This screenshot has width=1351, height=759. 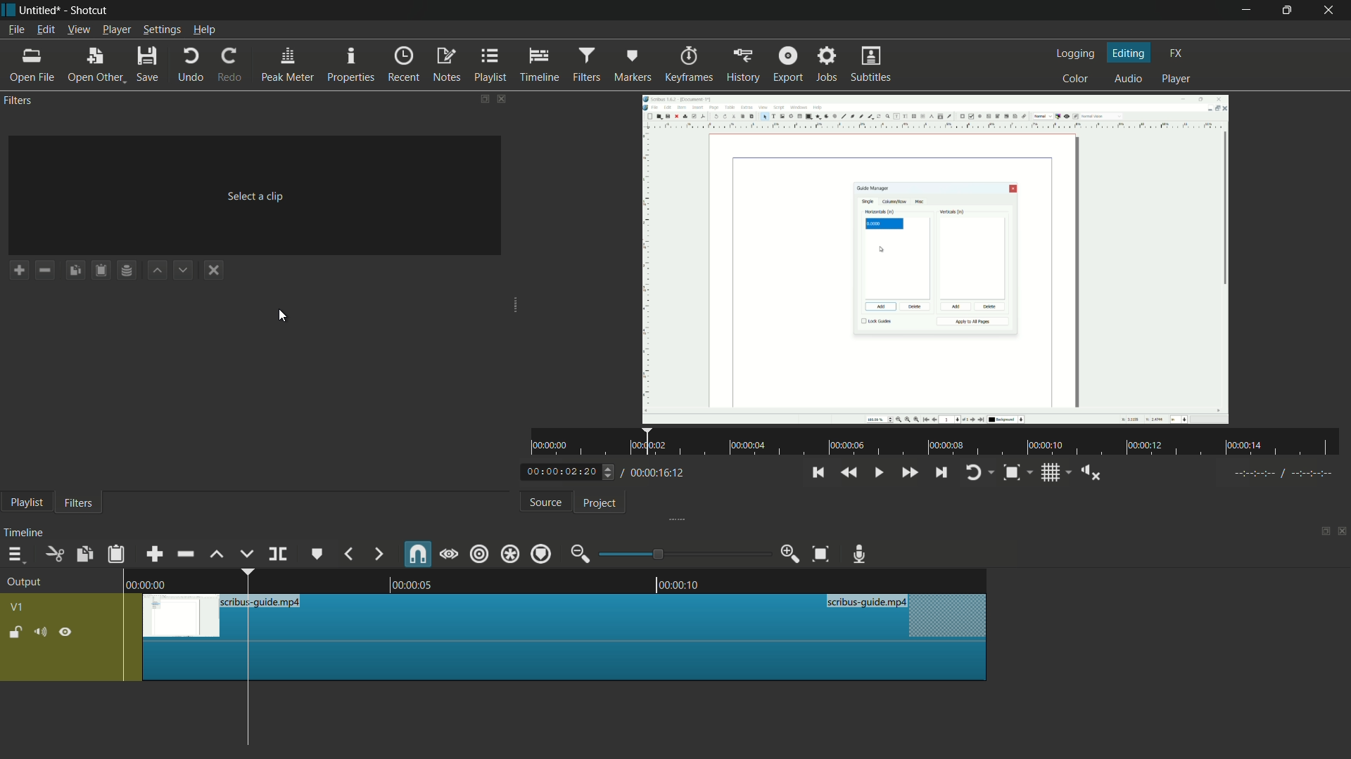 I want to click on imported file name, so click(x=256, y=123).